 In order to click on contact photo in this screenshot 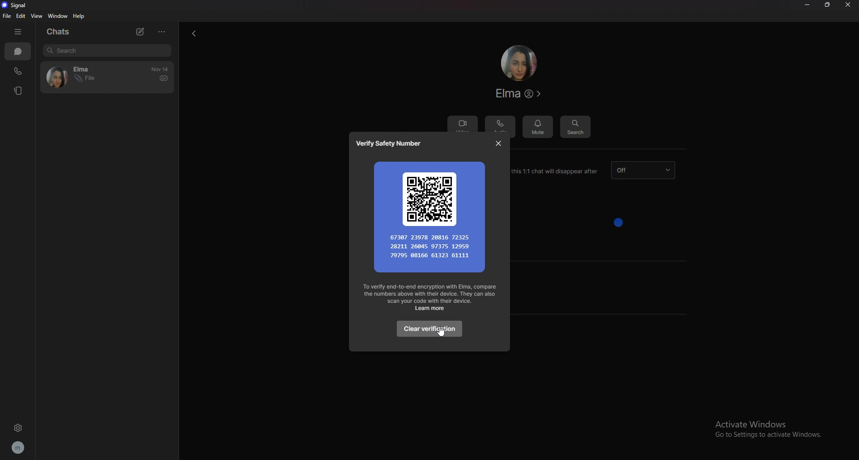, I will do `click(519, 63)`.